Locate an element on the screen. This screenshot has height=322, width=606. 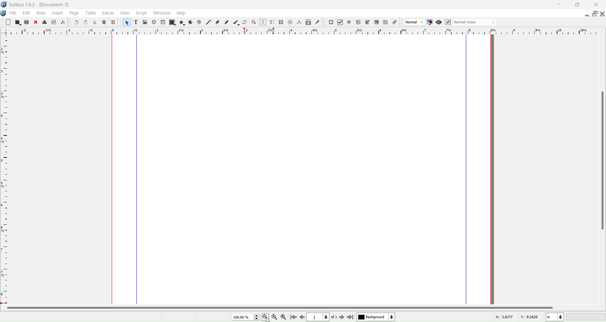
Arc is located at coordinates (190, 22).